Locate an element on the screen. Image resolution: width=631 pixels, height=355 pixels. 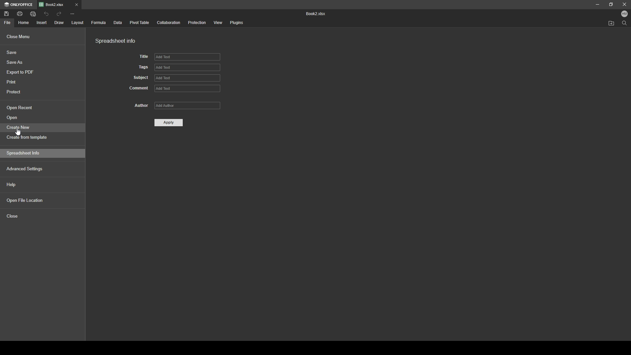
print file is located at coordinates (20, 13).